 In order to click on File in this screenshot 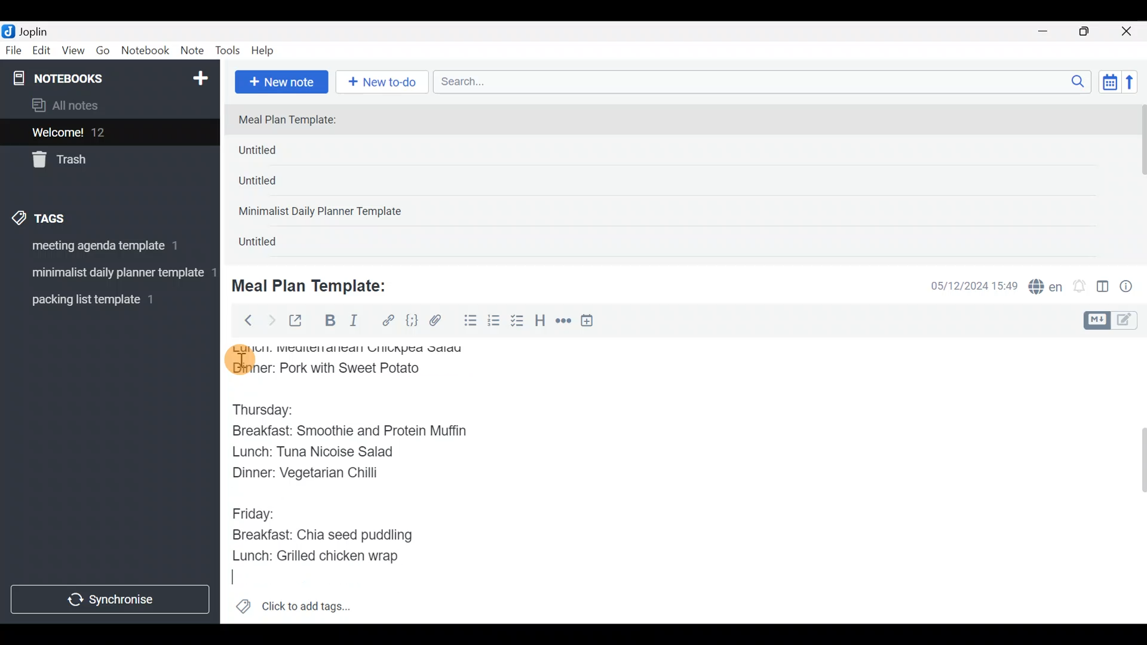, I will do `click(14, 51)`.